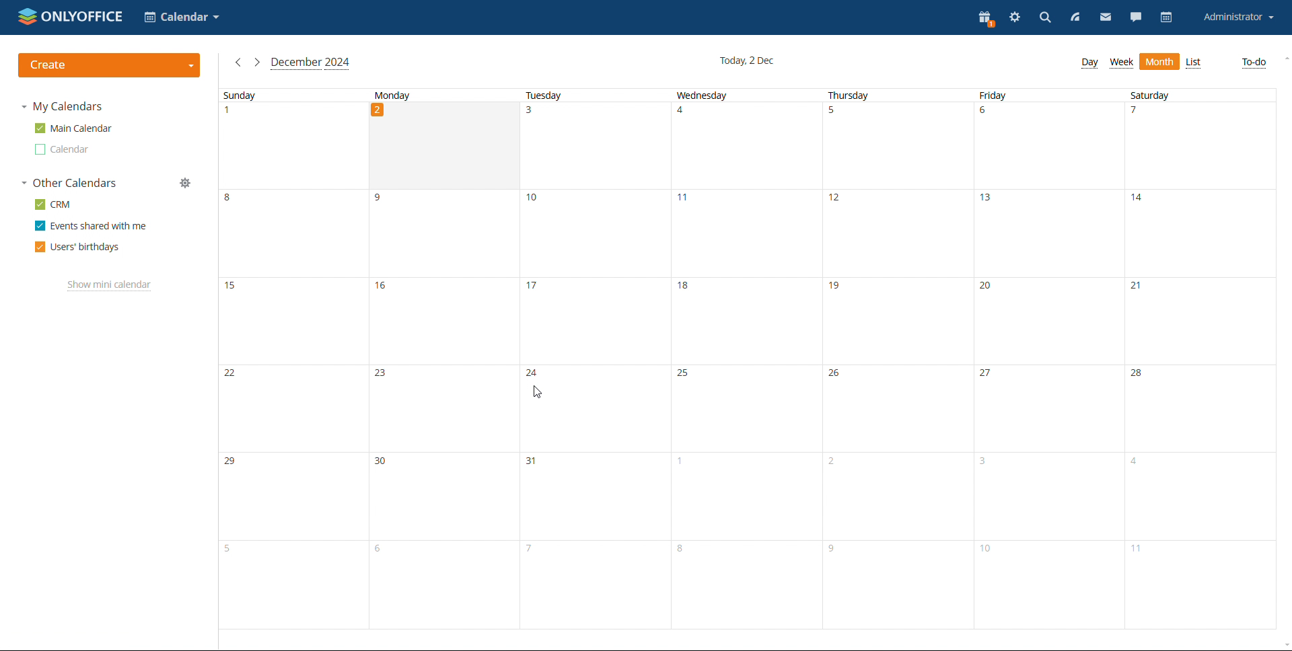  I want to click on feed, so click(1073, 17).